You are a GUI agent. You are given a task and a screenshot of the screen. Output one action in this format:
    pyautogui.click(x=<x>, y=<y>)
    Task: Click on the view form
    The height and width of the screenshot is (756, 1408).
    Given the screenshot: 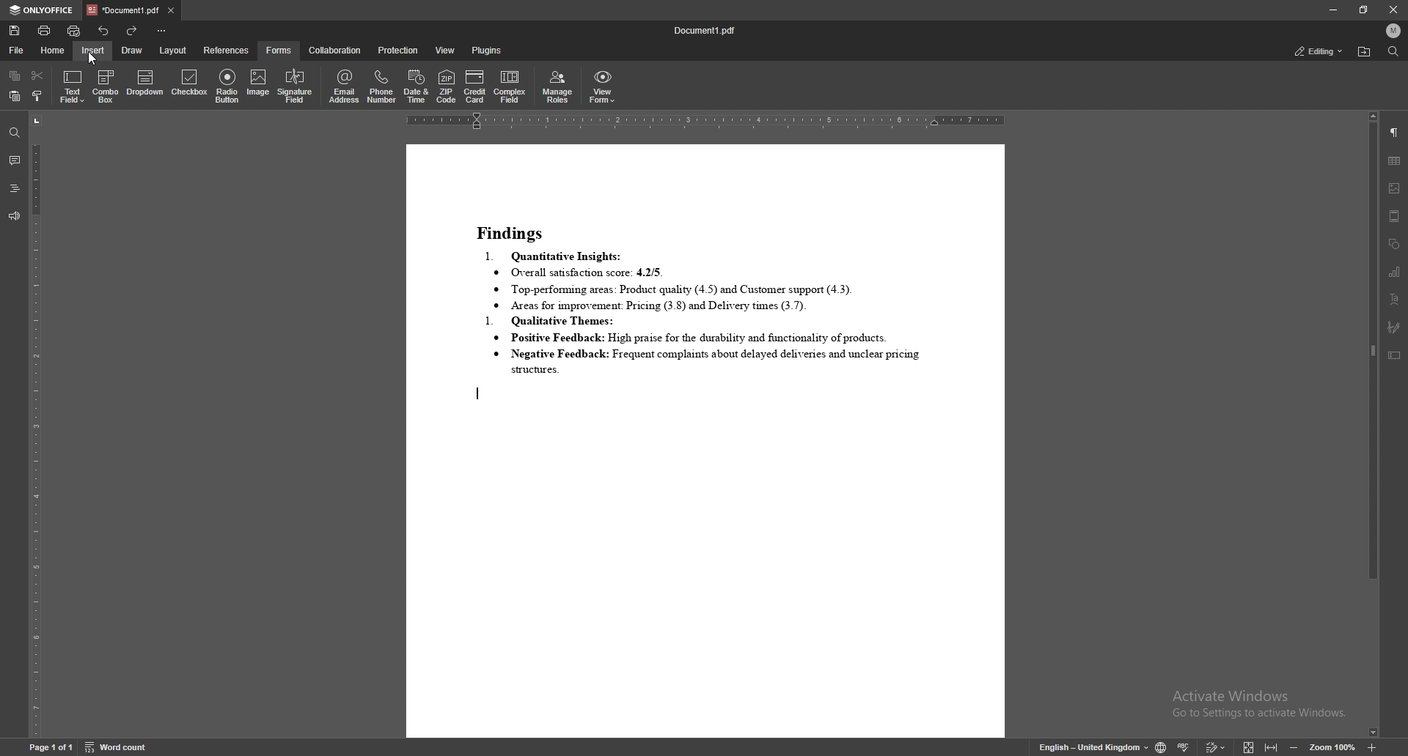 What is the action you would take?
    pyautogui.click(x=604, y=86)
    